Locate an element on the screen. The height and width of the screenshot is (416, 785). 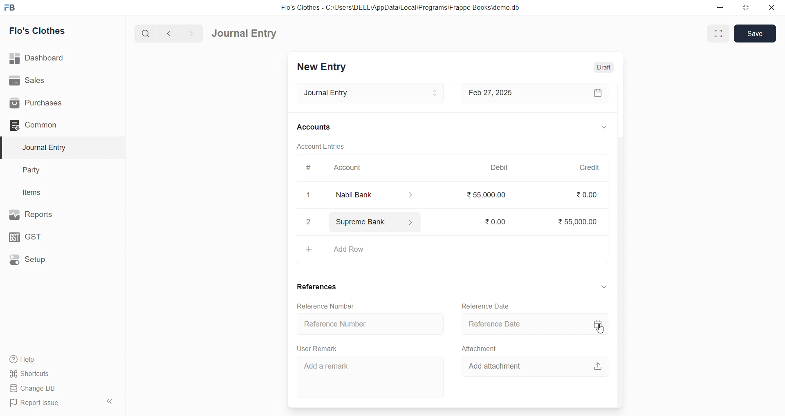
Save is located at coordinates (755, 34).